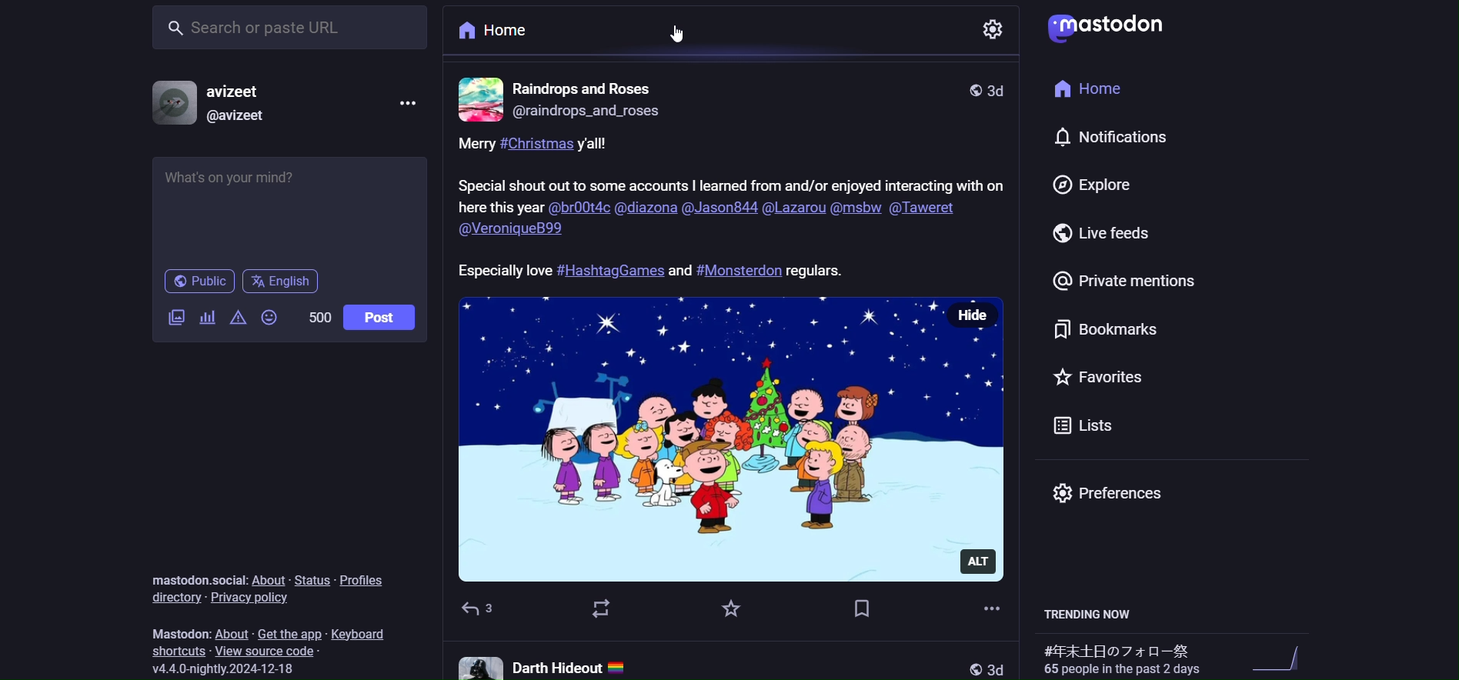 Image resolution: width=1459 pixels, height=680 pixels. I want to click on about, so click(266, 578).